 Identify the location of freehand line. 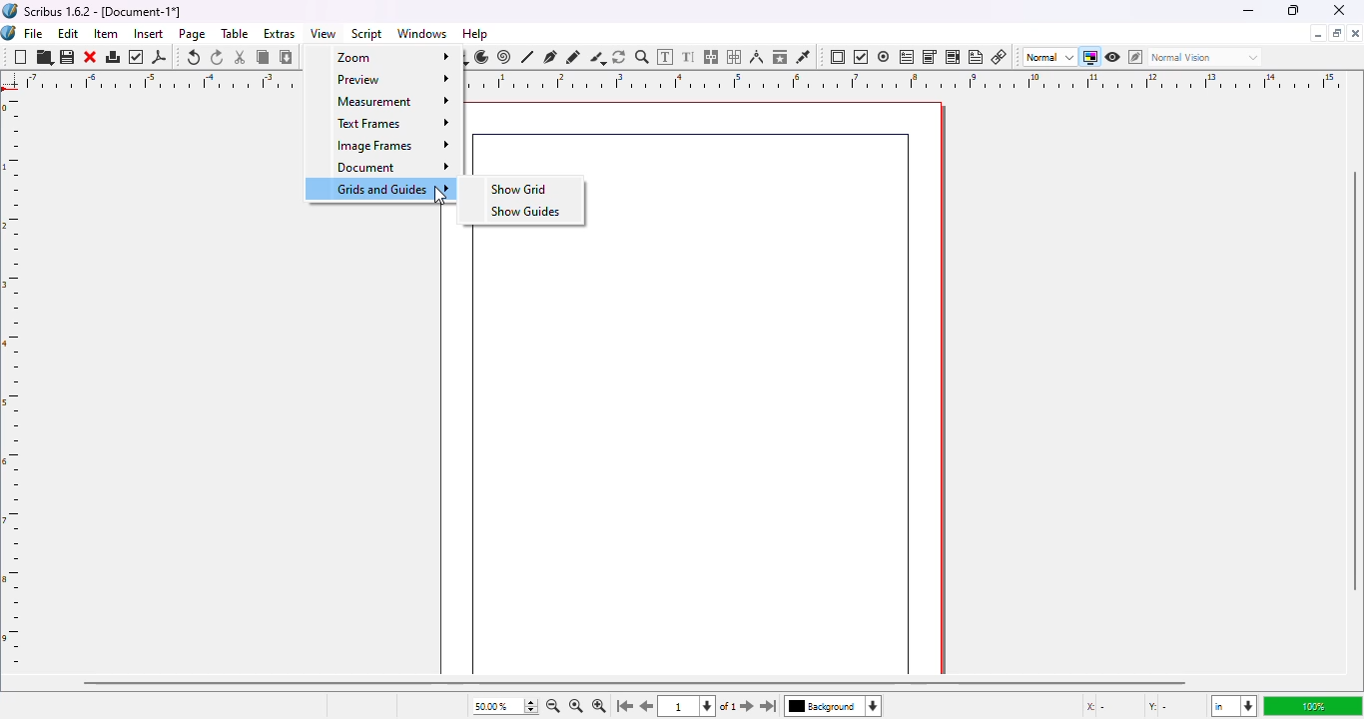
(573, 57).